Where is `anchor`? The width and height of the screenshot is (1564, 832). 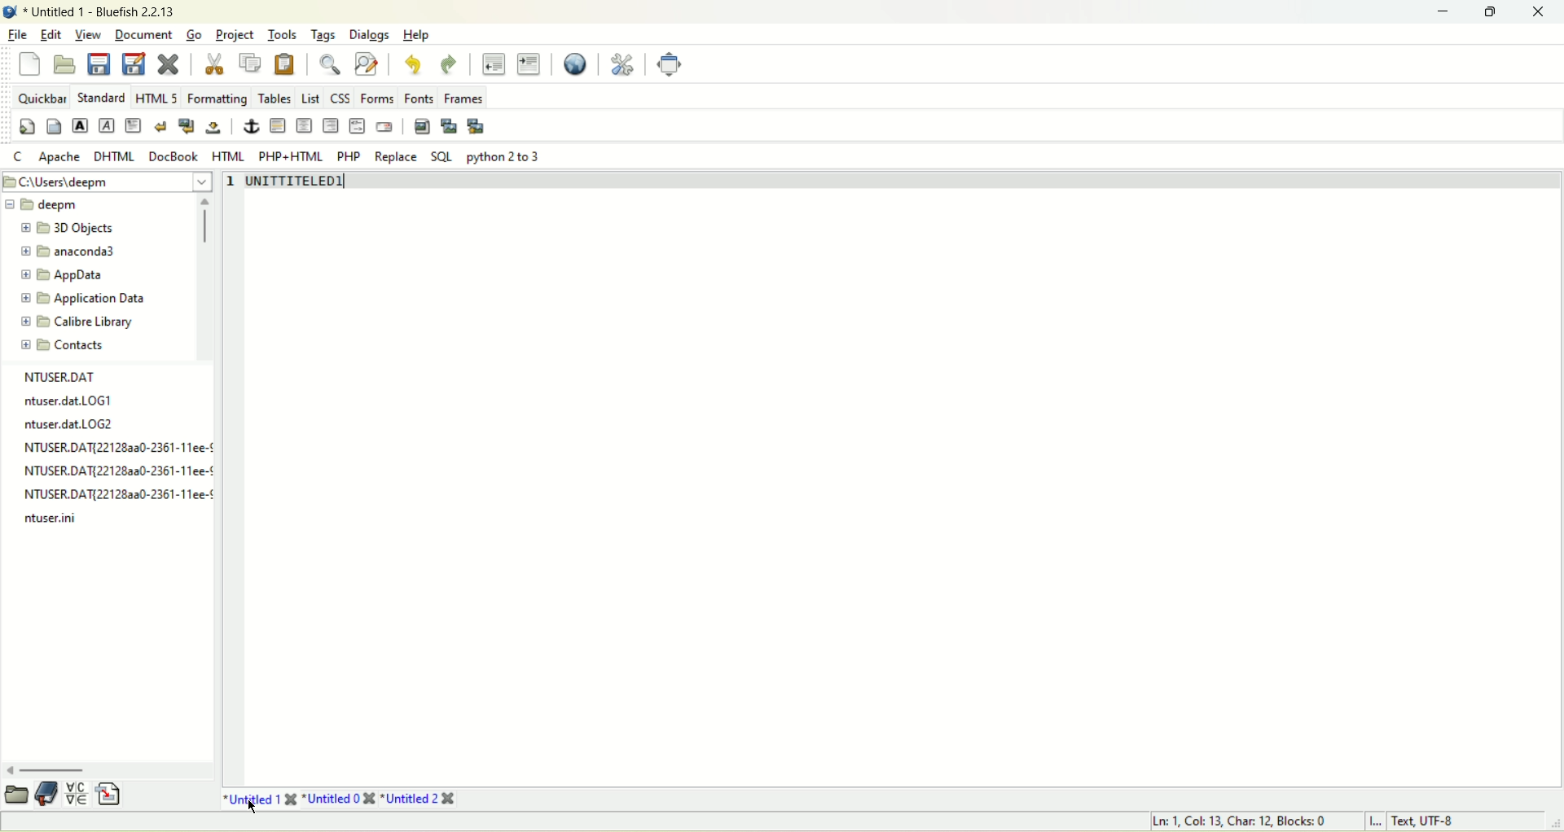 anchor is located at coordinates (249, 126).